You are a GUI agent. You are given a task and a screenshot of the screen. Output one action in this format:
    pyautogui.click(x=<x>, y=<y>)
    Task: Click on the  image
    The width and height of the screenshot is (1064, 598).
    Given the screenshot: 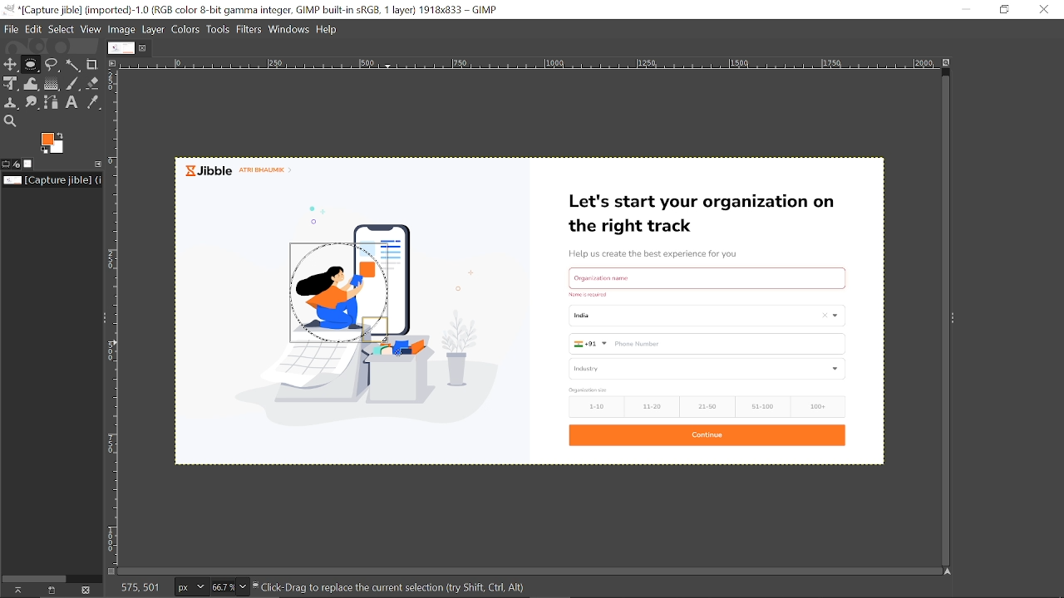 What is the action you would take?
    pyautogui.click(x=654, y=309)
    